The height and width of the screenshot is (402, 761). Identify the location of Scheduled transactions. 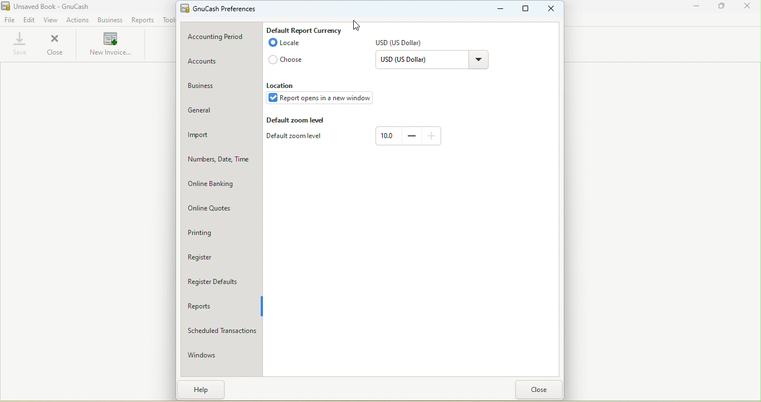
(221, 331).